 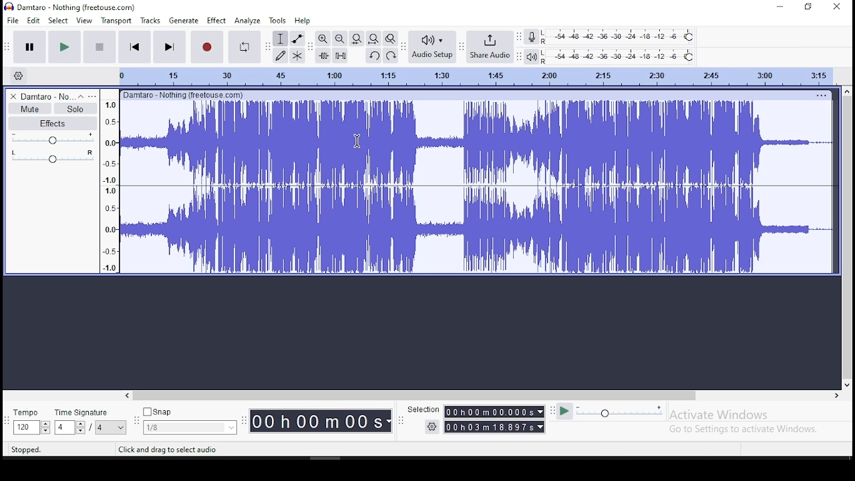 What do you see at coordinates (54, 123) in the screenshot?
I see `effects` at bounding box center [54, 123].